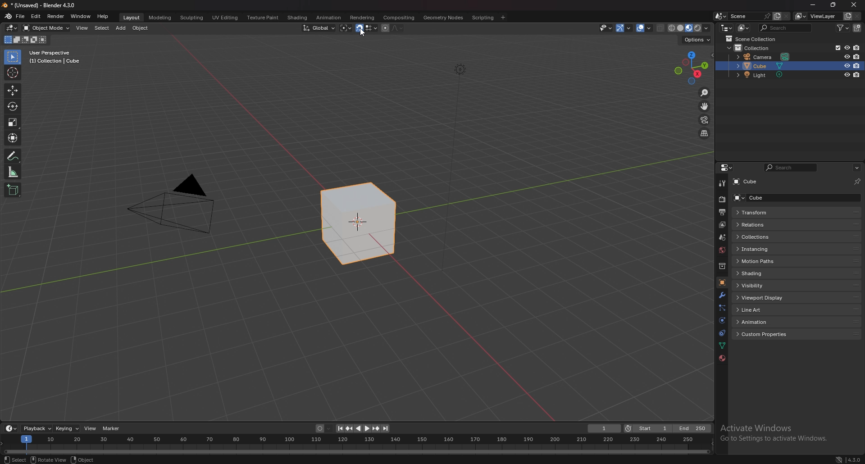  Describe the element at coordinates (765, 322) in the screenshot. I see `animation` at that location.